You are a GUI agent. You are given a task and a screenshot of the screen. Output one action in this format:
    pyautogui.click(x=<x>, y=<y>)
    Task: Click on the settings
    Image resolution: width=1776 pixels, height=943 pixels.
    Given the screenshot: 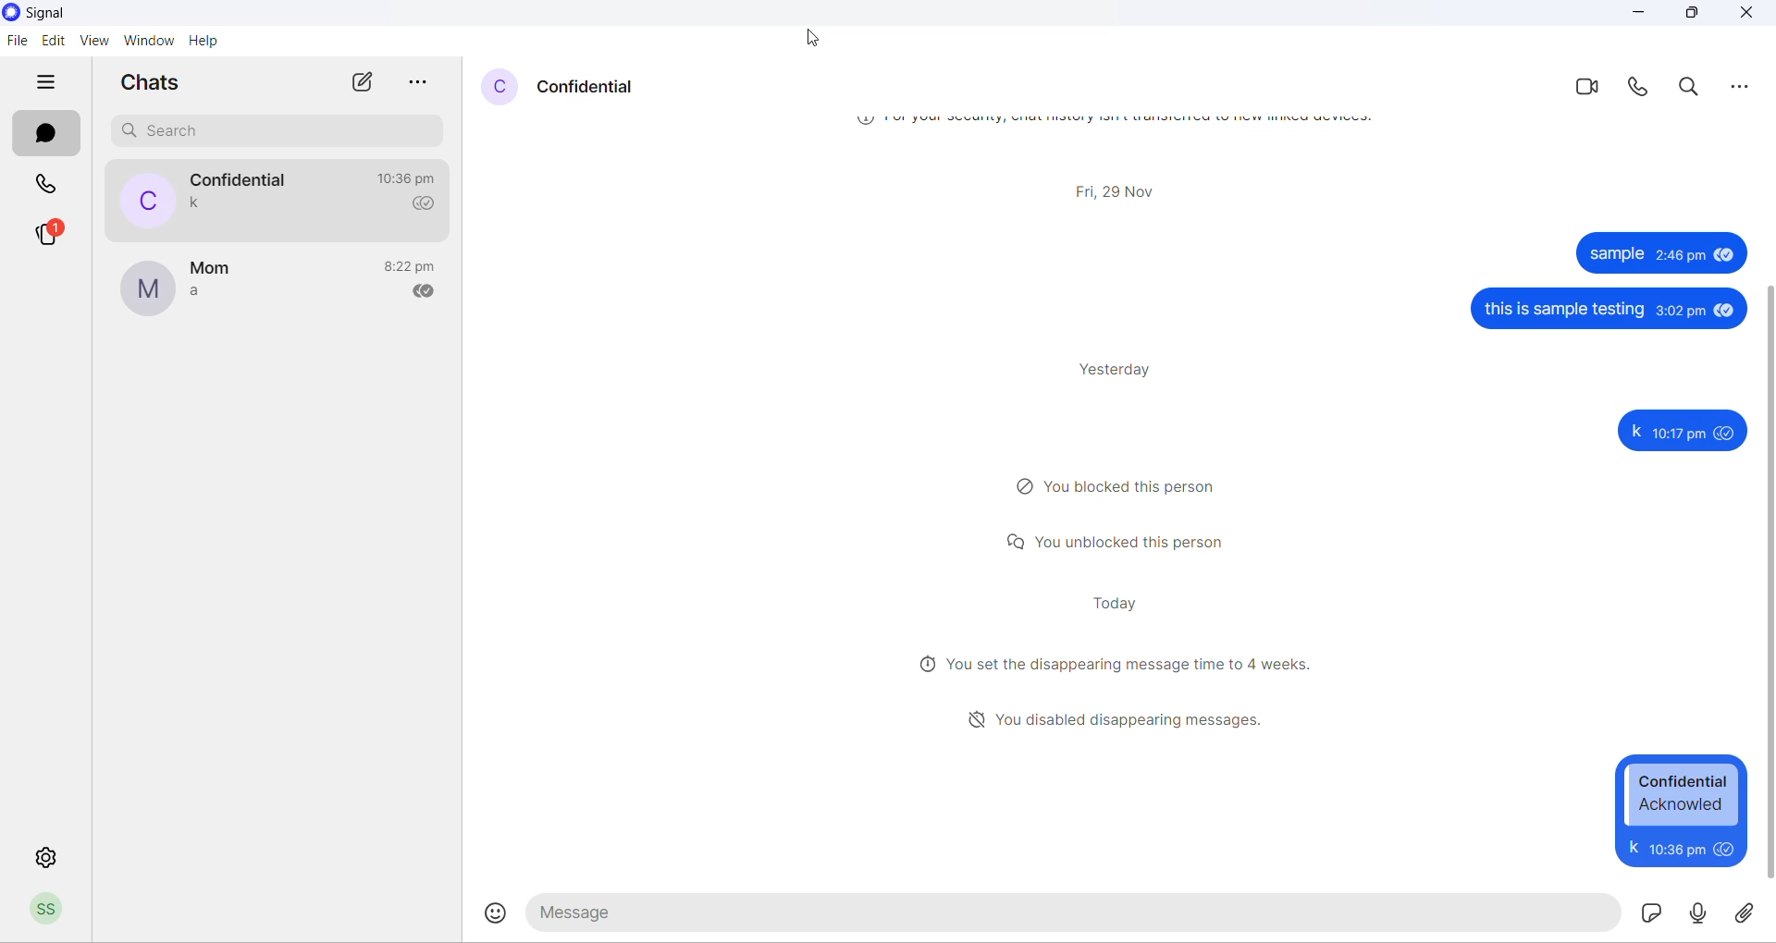 What is the action you would take?
    pyautogui.click(x=49, y=854)
    